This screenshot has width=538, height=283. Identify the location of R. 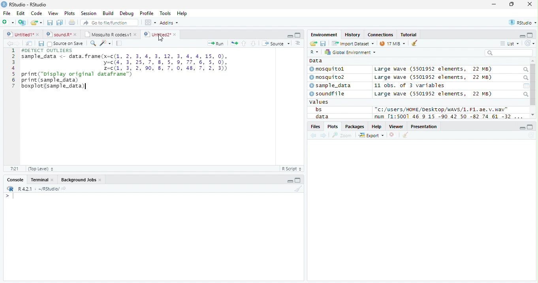
(315, 52).